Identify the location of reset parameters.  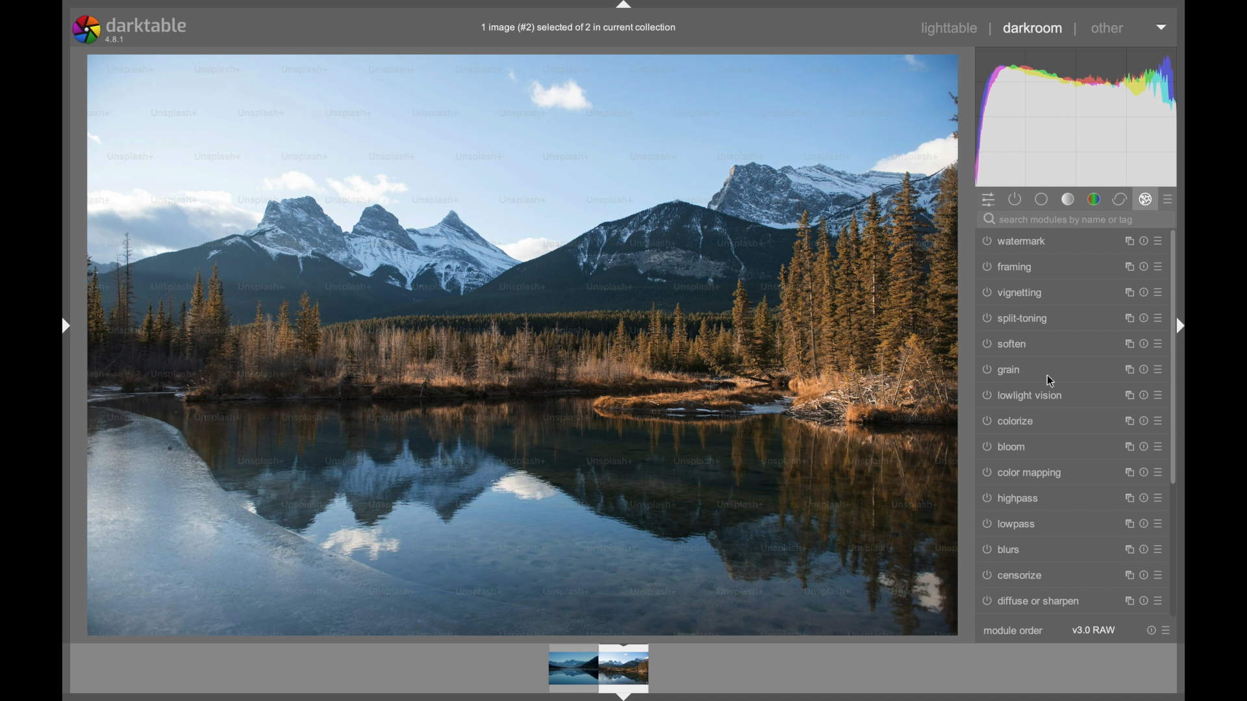
(1149, 630).